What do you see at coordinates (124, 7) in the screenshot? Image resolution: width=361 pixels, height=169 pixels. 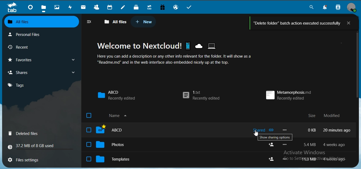 I see `notes` at bounding box center [124, 7].